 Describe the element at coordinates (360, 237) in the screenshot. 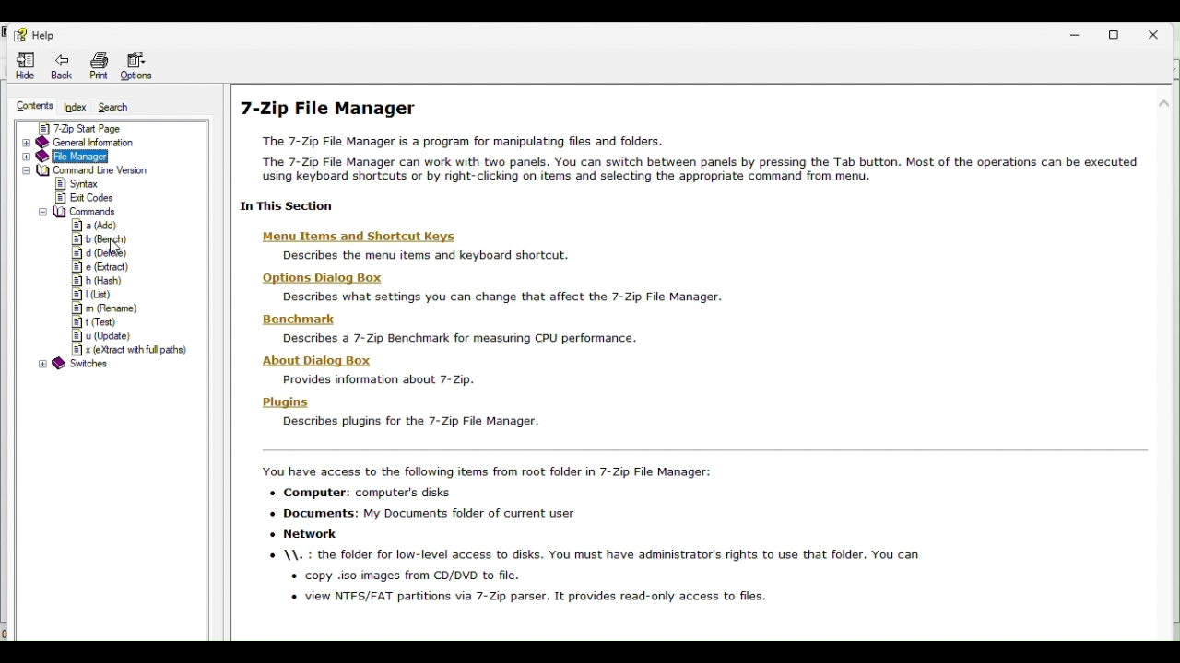

I see `‘Menu Items and Shortcut Keys` at that location.